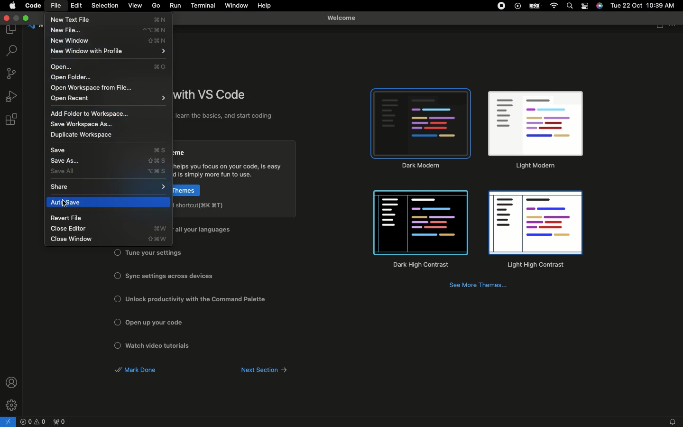  What do you see at coordinates (265, 6) in the screenshot?
I see `Help` at bounding box center [265, 6].